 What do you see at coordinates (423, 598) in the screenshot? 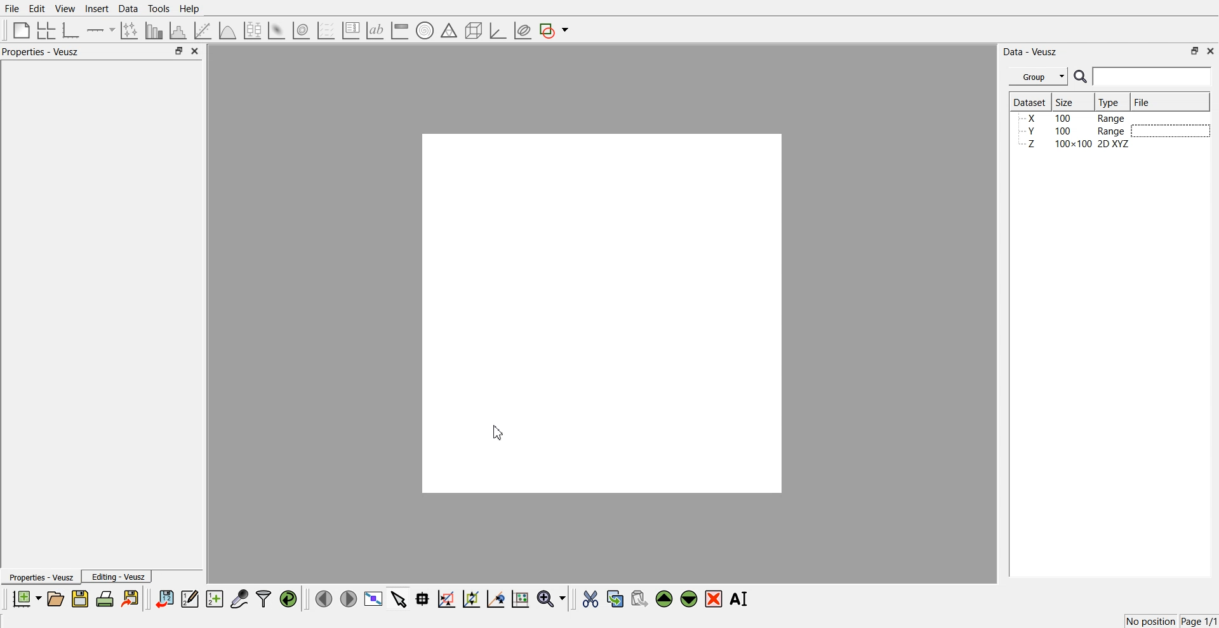
I see `Read data points from graph` at bounding box center [423, 598].